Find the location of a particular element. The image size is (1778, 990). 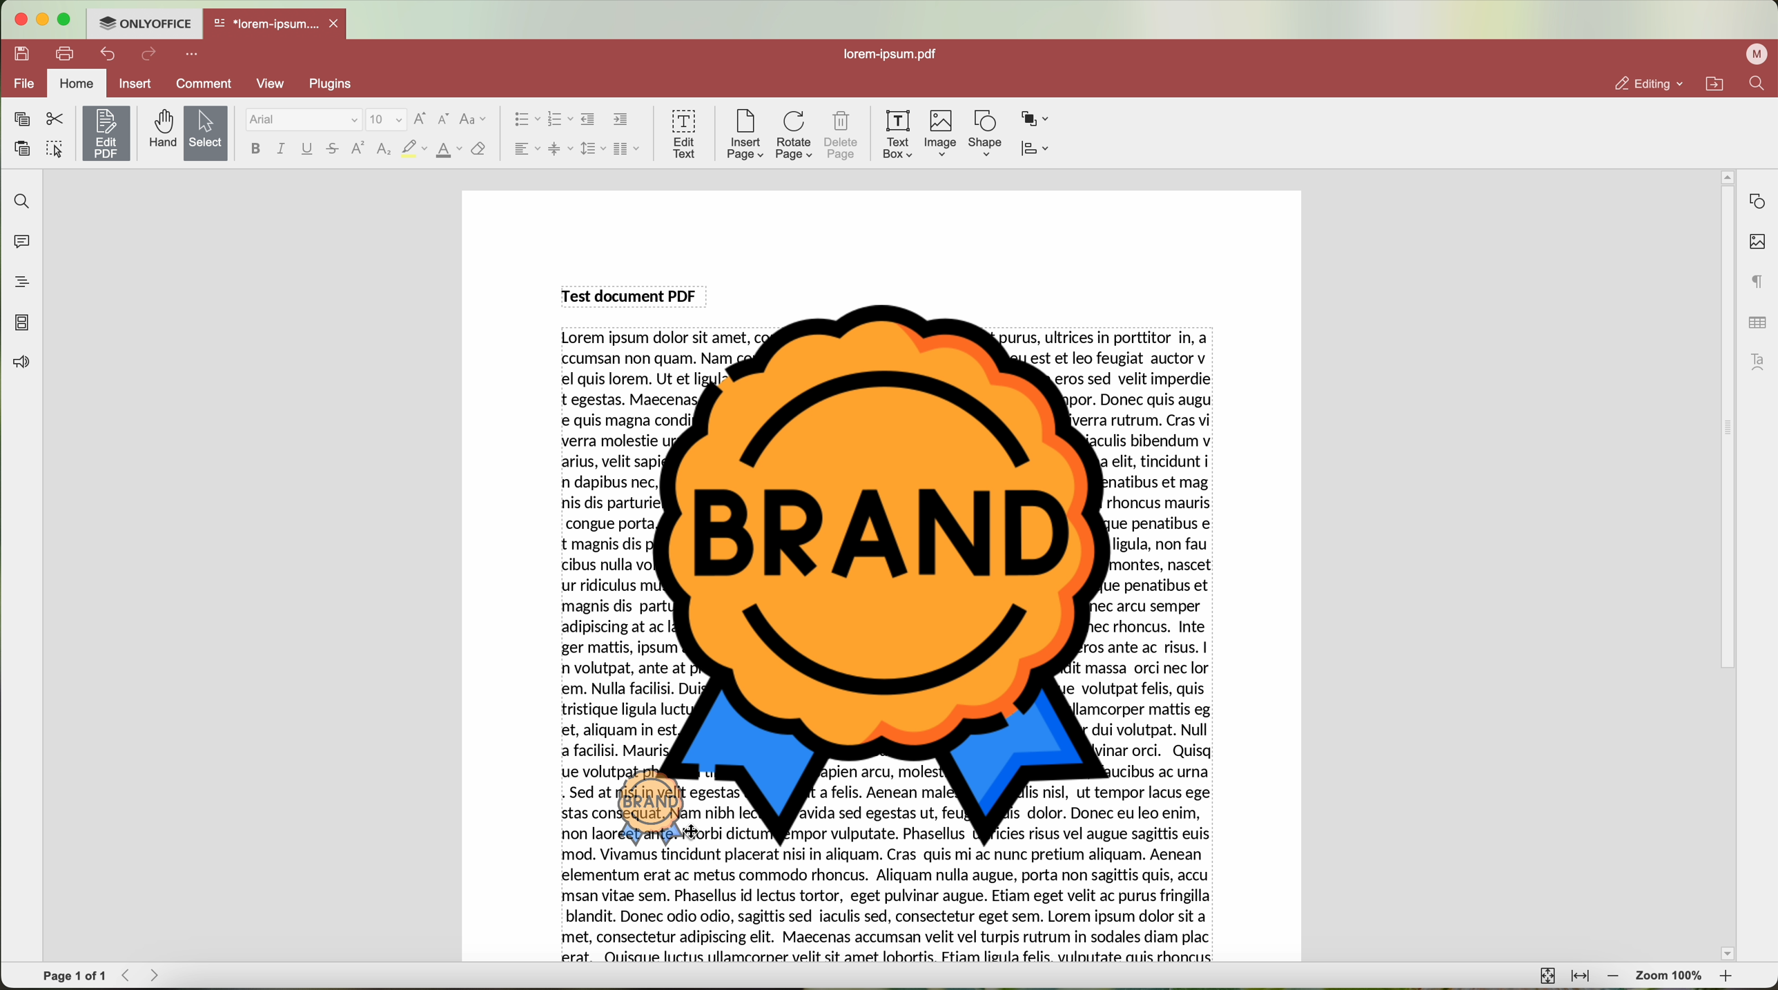

color type is located at coordinates (449, 151).